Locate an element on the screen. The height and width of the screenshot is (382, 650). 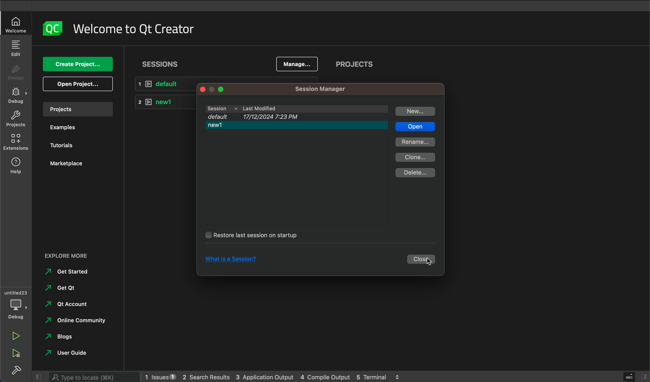
manage is located at coordinates (297, 63).